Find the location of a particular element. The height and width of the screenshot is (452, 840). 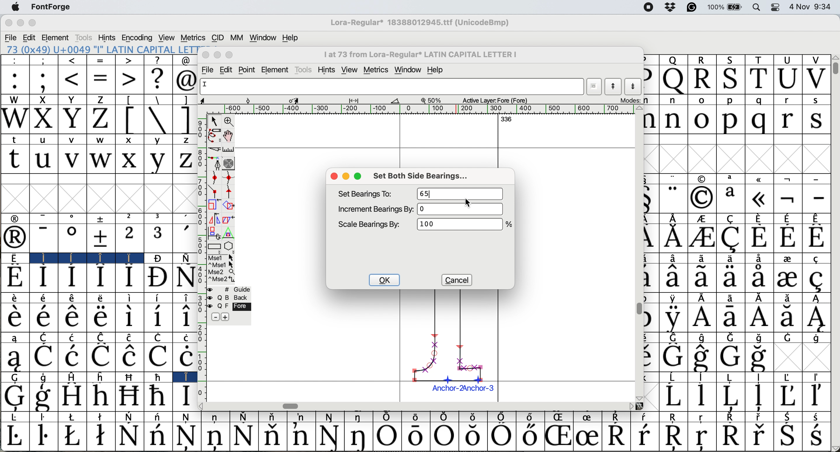

Symbol is located at coordinates (43, 317).